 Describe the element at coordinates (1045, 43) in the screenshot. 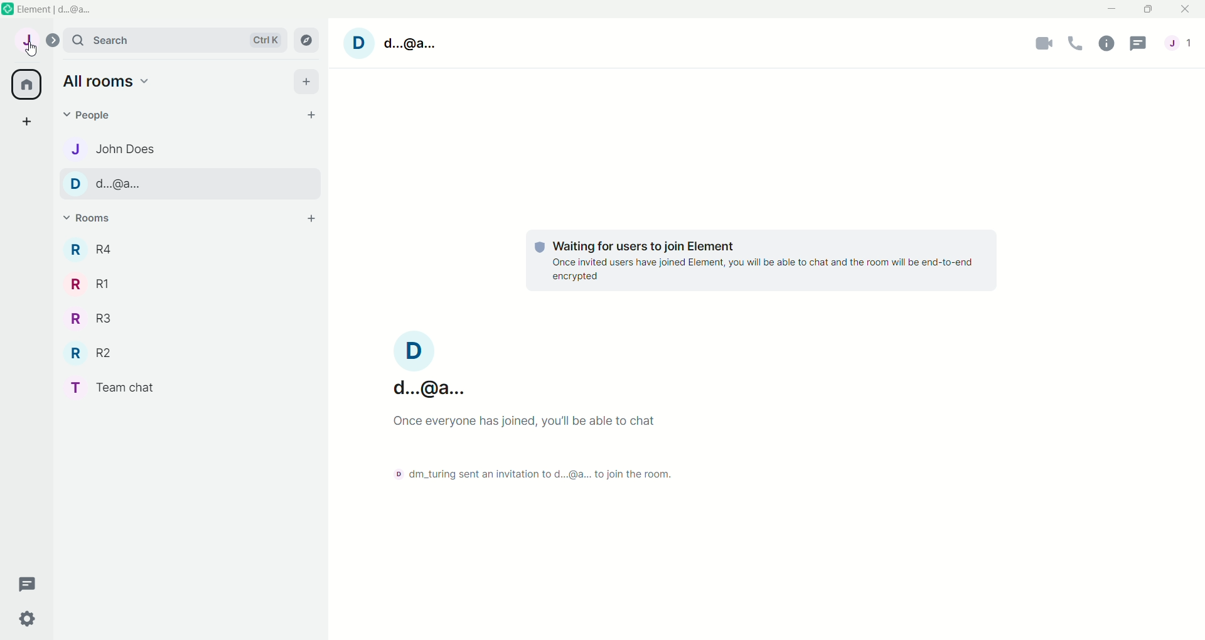

I see `Video call` at that location.